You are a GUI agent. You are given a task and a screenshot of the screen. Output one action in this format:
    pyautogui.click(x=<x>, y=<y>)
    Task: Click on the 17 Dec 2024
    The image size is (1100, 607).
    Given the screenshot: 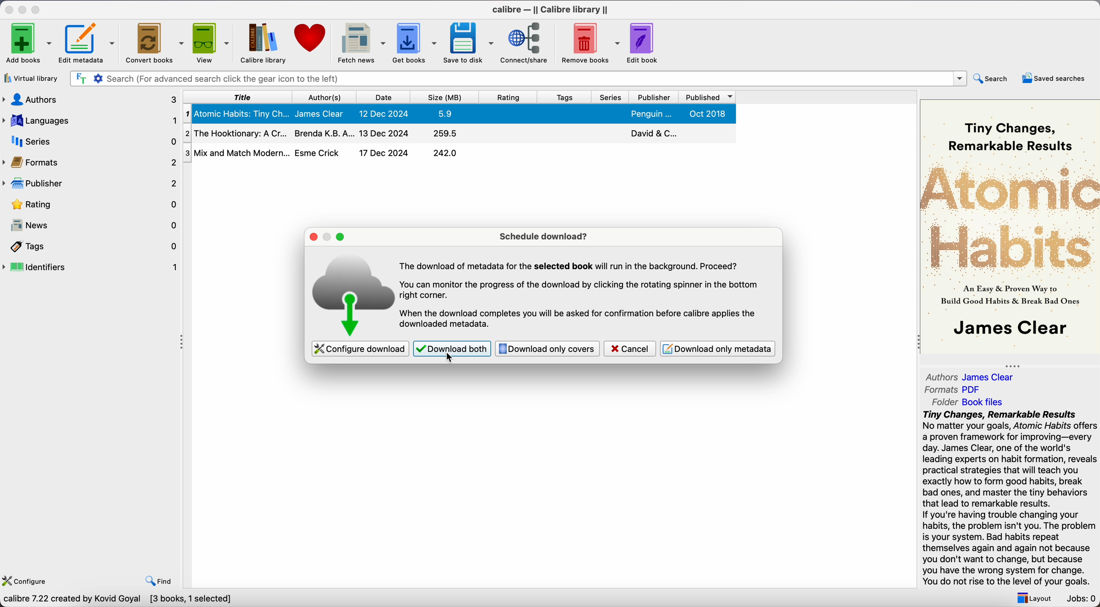 What is the action you would take?
    pyautogui.click(x=384, y=153)
    